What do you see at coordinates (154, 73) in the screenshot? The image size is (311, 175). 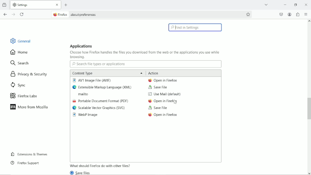 I see `Action` at bounding box center [154, 73].